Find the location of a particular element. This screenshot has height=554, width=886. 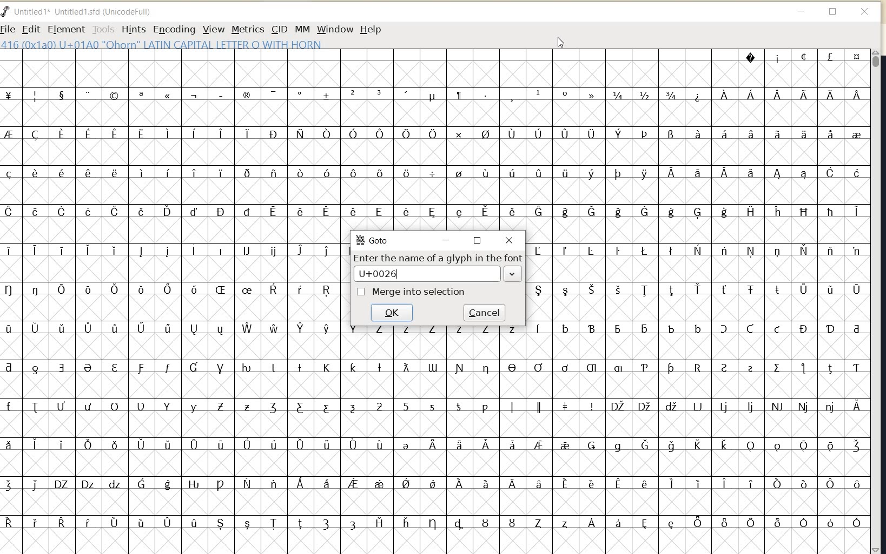

minimize is located at coordinates (446, 240).